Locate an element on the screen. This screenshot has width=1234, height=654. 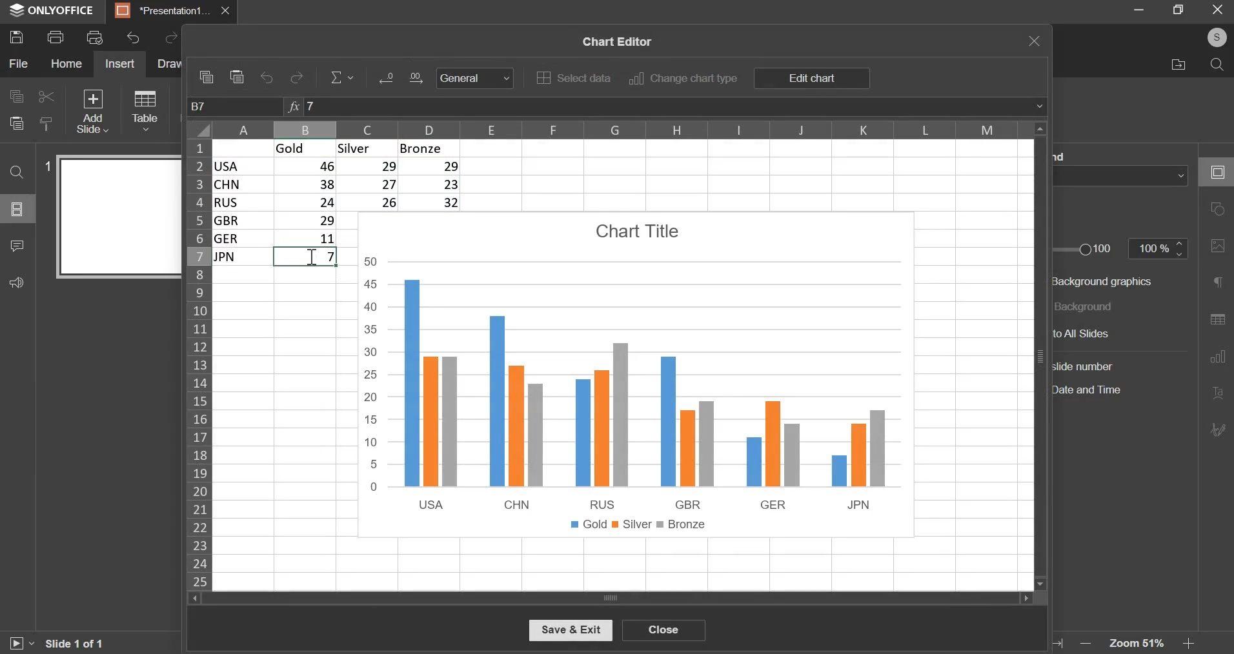
copy is located at coordinates (15, 97).